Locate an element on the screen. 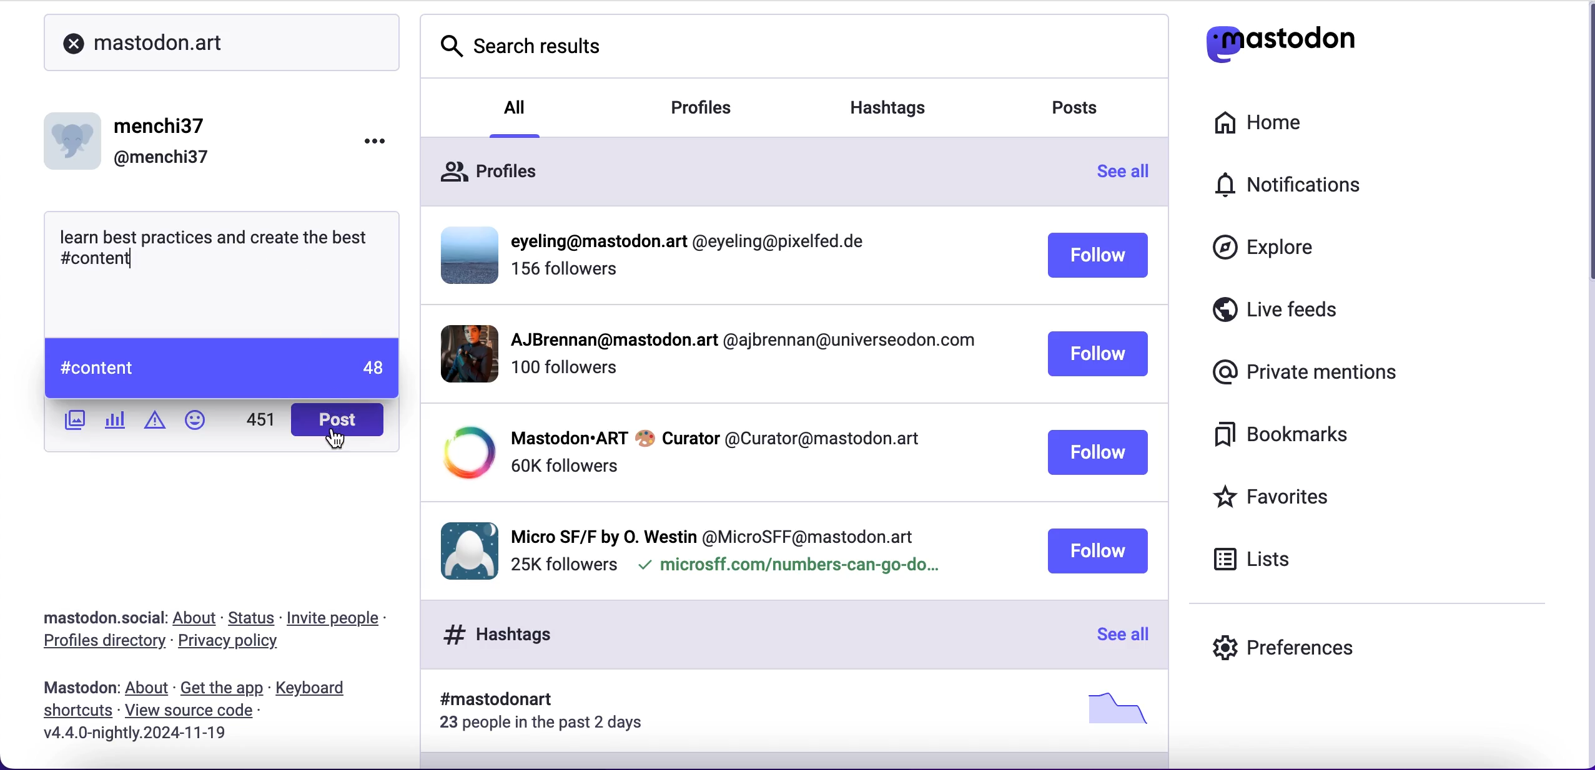 This screenshot has width=1595, height=770. add emoji is located at coordinates (195, 426).